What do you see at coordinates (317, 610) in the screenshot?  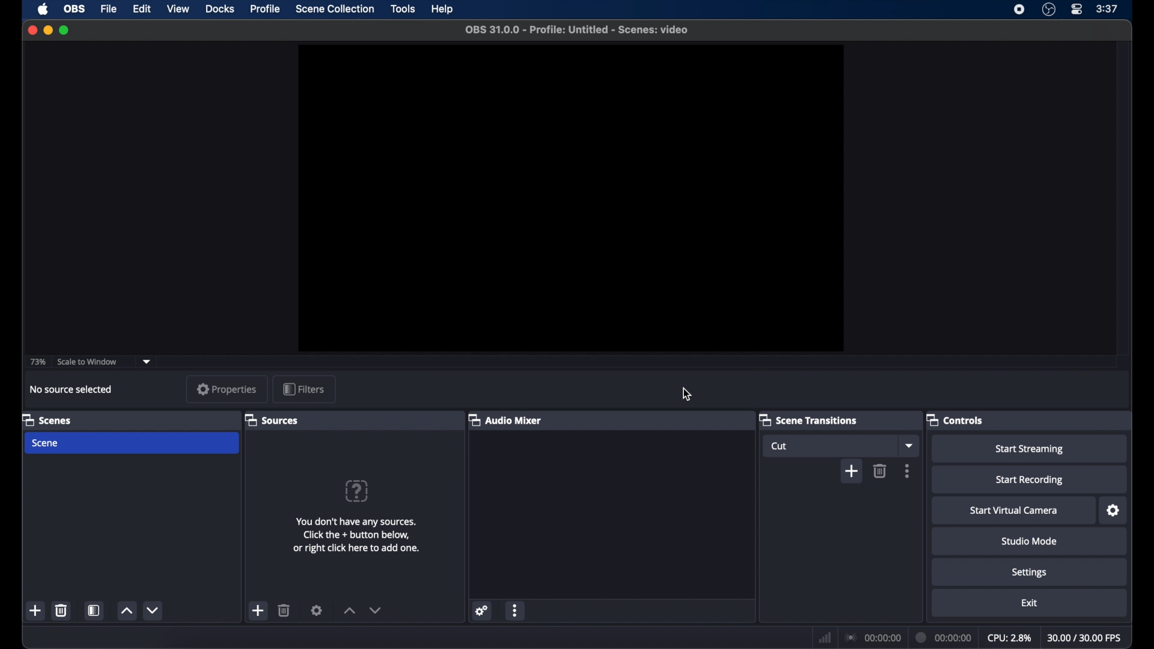 I see `settings` at bounding box center [317, 610].